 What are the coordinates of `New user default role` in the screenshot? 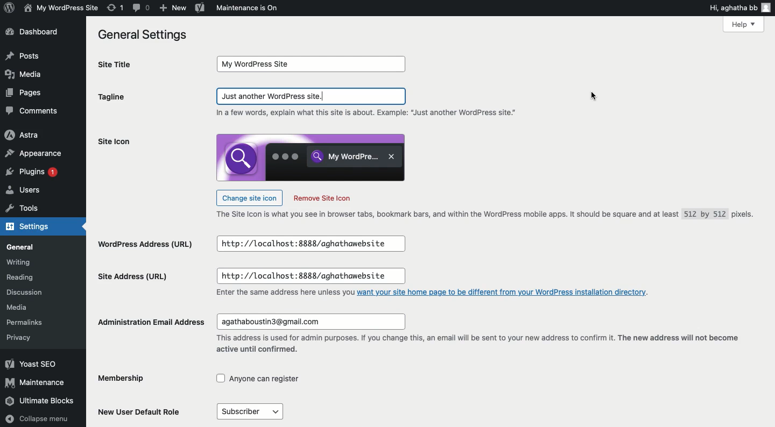 It's located at (142, 411).